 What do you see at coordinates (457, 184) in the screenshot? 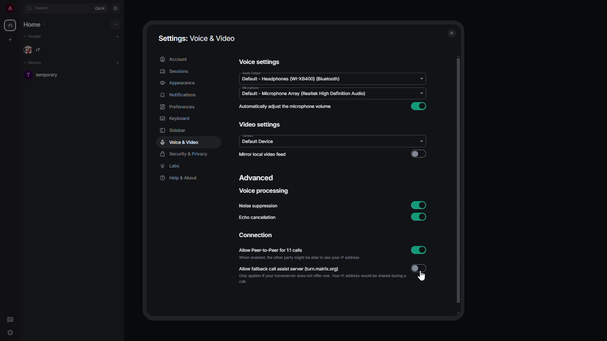
I see `scroll bar` at bounding box center [457, 184].